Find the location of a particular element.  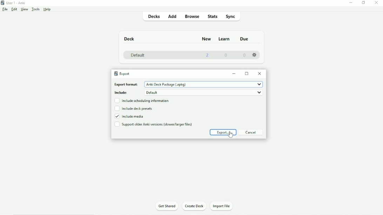

Include scheduling information is located at coordinates (143, 101).